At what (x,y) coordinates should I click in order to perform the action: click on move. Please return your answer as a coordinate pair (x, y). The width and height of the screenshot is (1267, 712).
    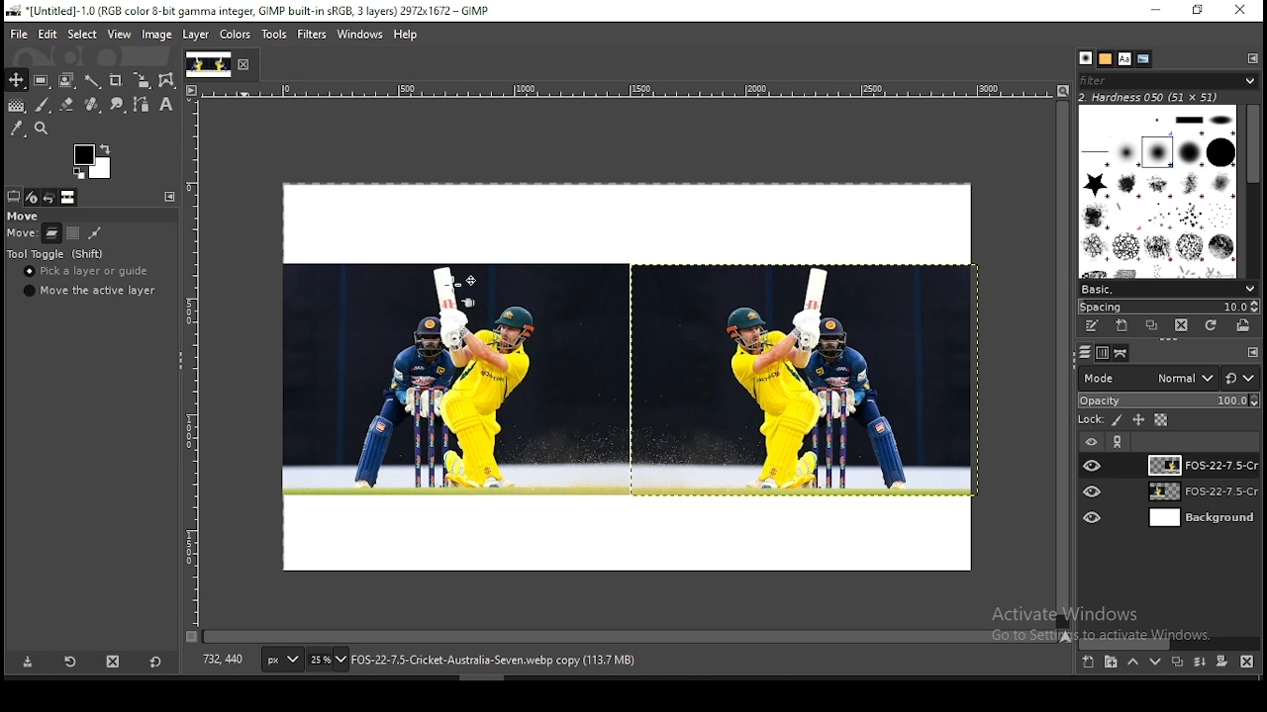
    Looking at the image, I should click on (25, 217).